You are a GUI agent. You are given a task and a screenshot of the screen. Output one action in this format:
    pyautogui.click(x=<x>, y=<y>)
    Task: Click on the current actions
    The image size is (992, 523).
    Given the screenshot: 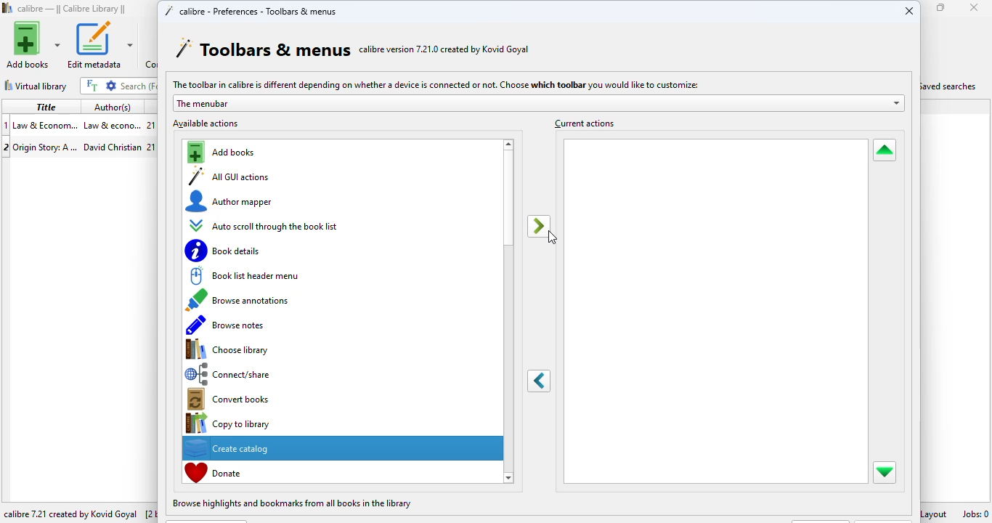 What is the action you would take?
    pyautogui.click(x=583, y=123)
    